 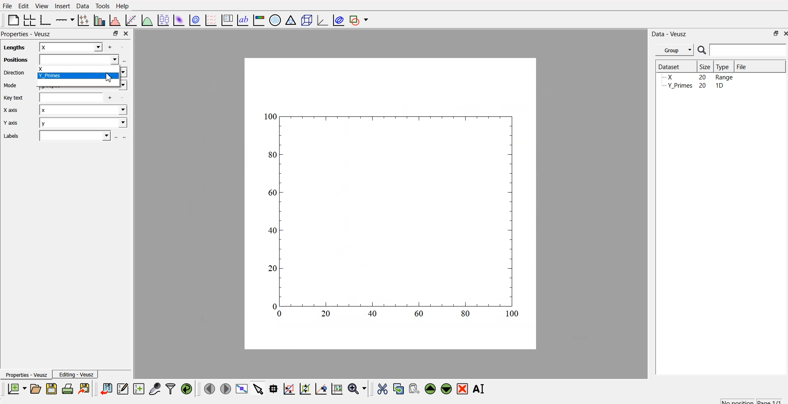 I want to click on plot function, so click(x=146, y=20).